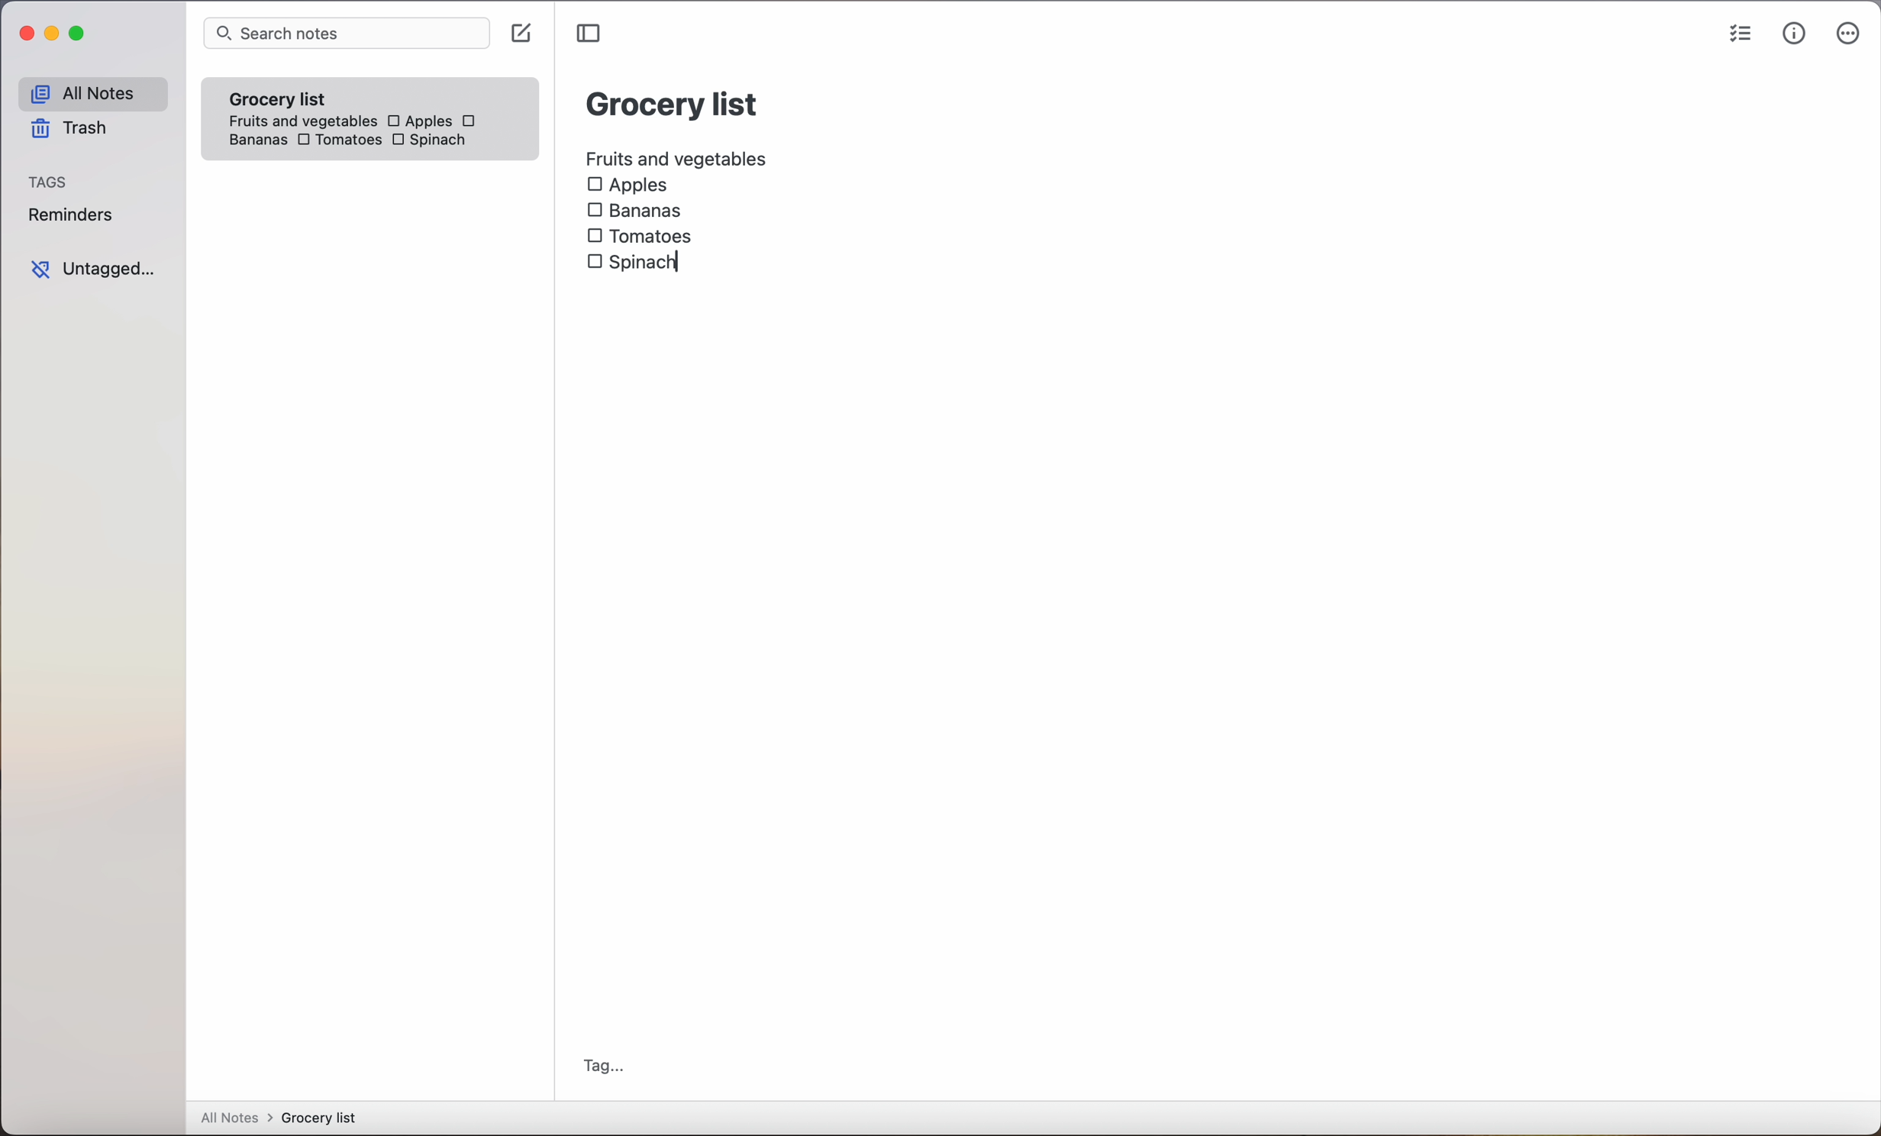 The height and width of the screenshot is (1136, 1881). I want to click on trash, so click(67, 131).